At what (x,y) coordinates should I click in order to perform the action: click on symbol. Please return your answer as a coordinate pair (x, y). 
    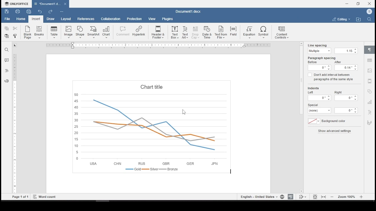
    Looking at the image, I should click on (264, 33).